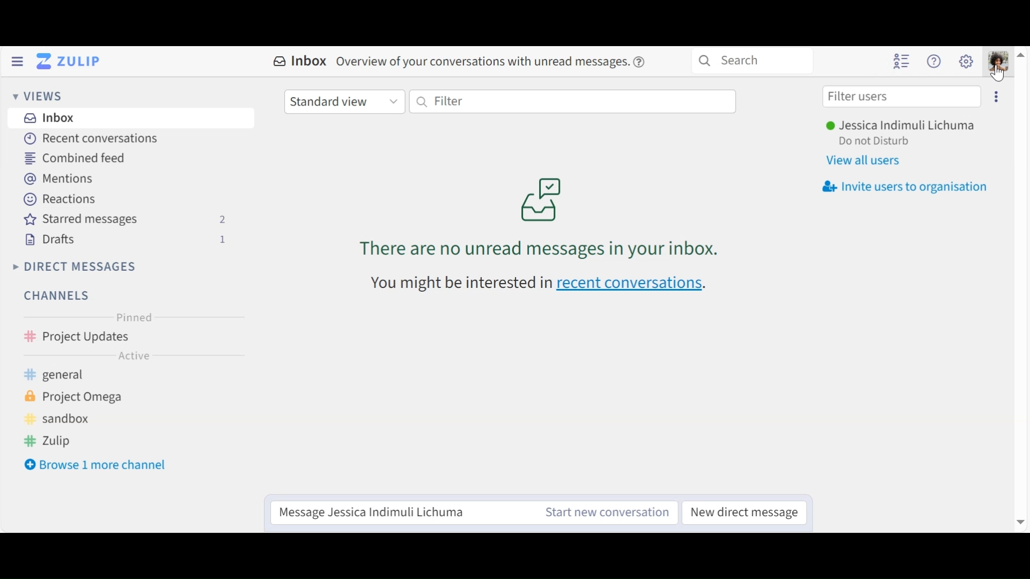 The image size is (1030, 579). I want to click on Status, so click(873, 142).